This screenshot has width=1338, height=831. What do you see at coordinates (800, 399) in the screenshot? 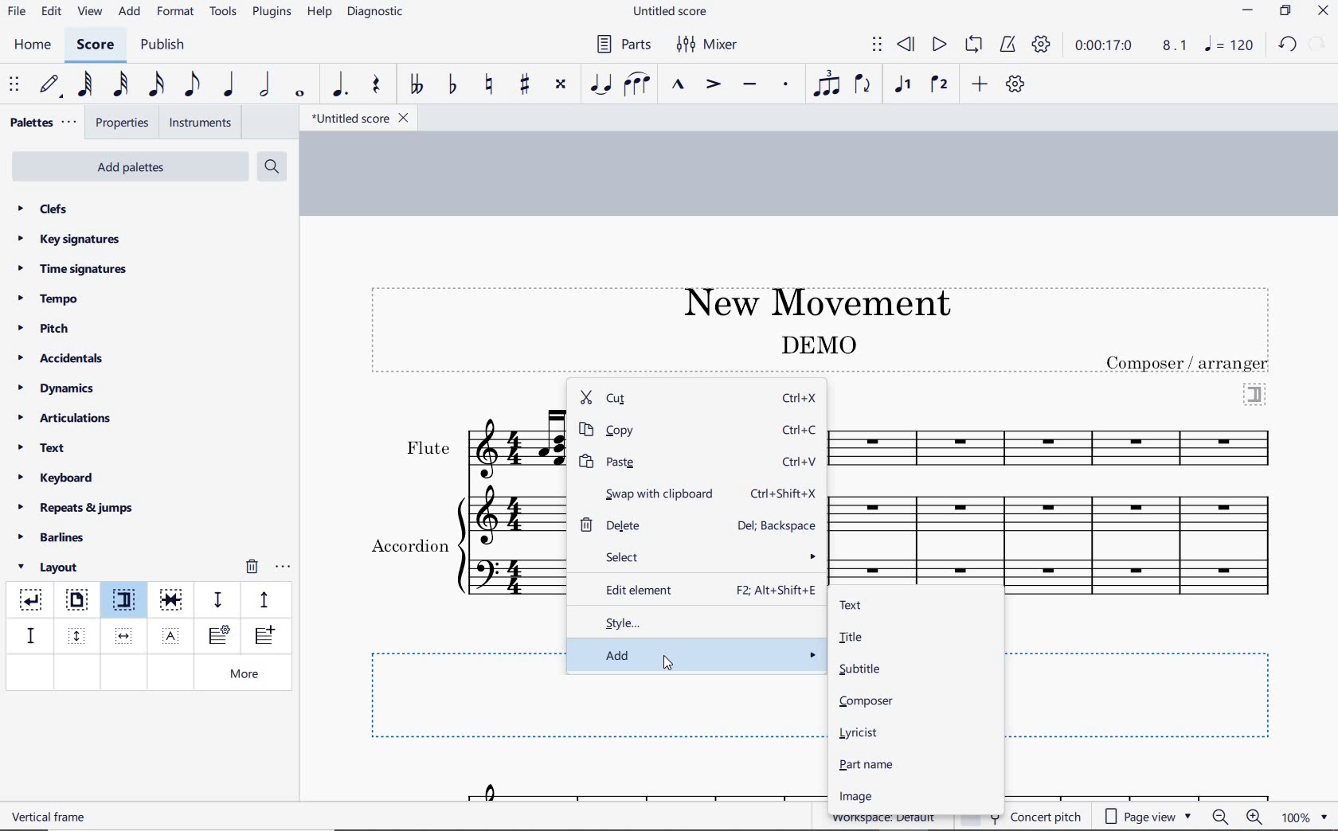
I see `Shortcut key` at bounding box center [800, 399].